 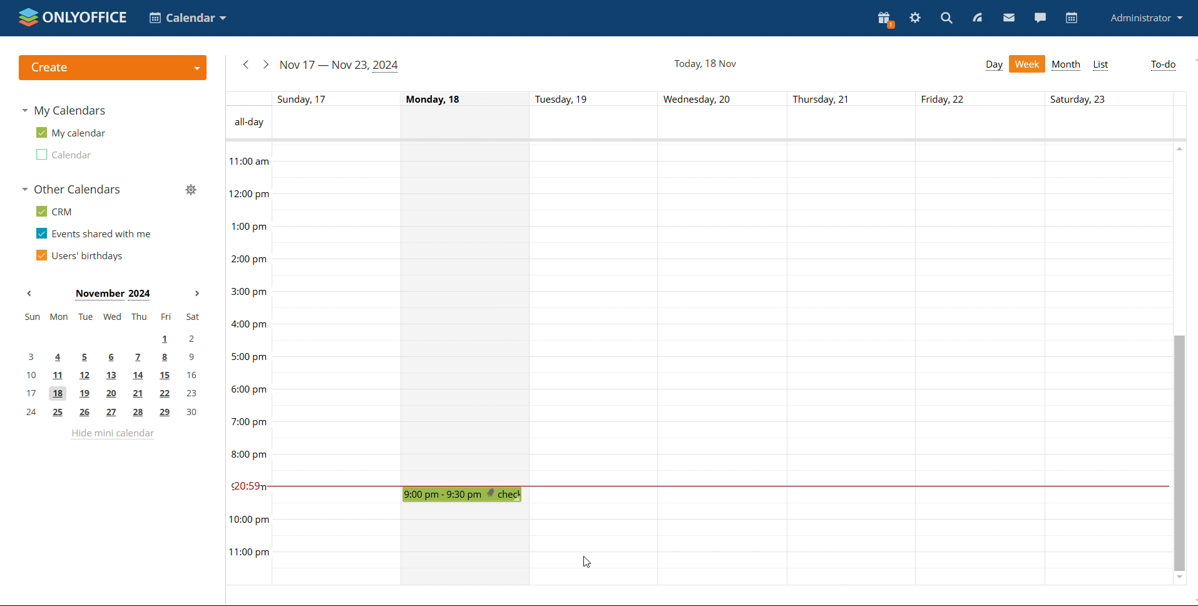 I want to click on manage, so click(x=191, y=188).